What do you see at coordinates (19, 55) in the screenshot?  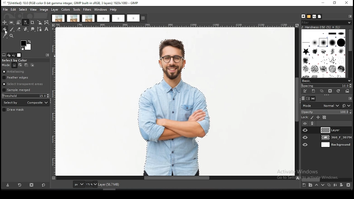 I see `images` at bounding box center [19, 55].